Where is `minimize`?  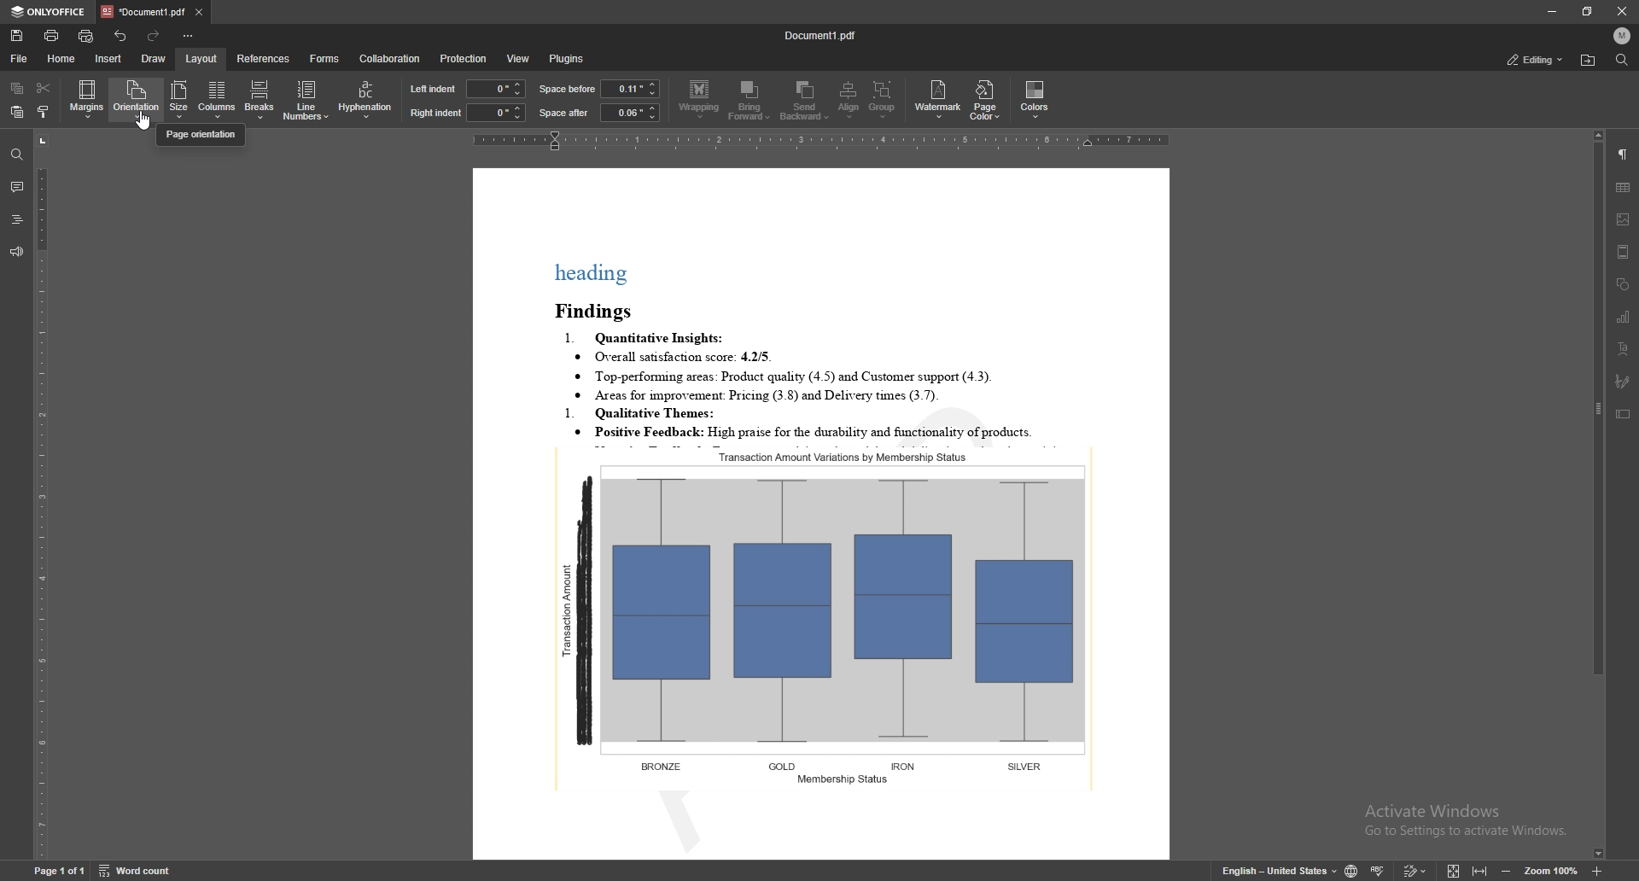 minimize is located at coordinates (1551, 11).